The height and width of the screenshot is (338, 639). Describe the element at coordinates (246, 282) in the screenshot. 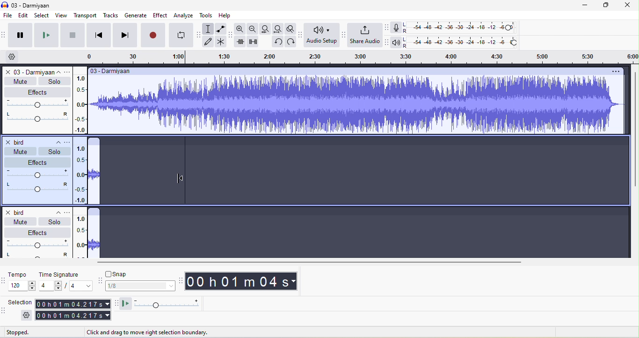

I see `00 h 01 m 04 s` at that location.